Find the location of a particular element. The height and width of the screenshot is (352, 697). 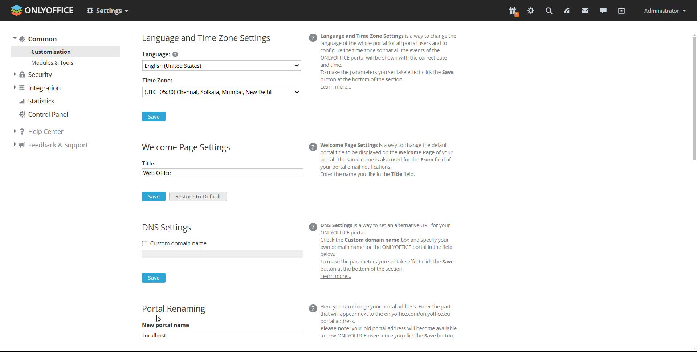

edit title is located at coordinates (175, 174).